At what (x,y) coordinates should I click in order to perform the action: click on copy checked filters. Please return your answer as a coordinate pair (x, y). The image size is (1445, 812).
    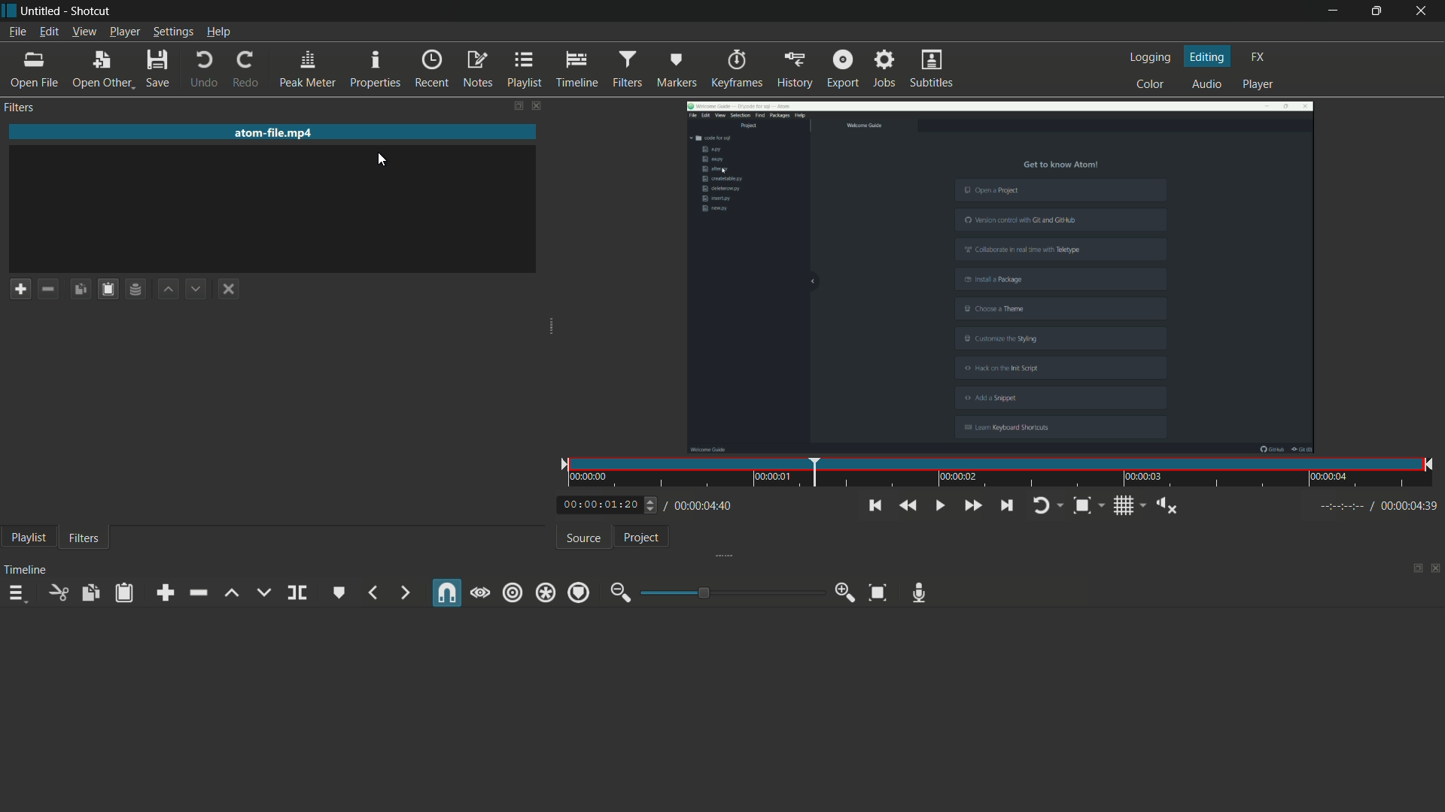
    Looking at the image, I should click on (80, 288).